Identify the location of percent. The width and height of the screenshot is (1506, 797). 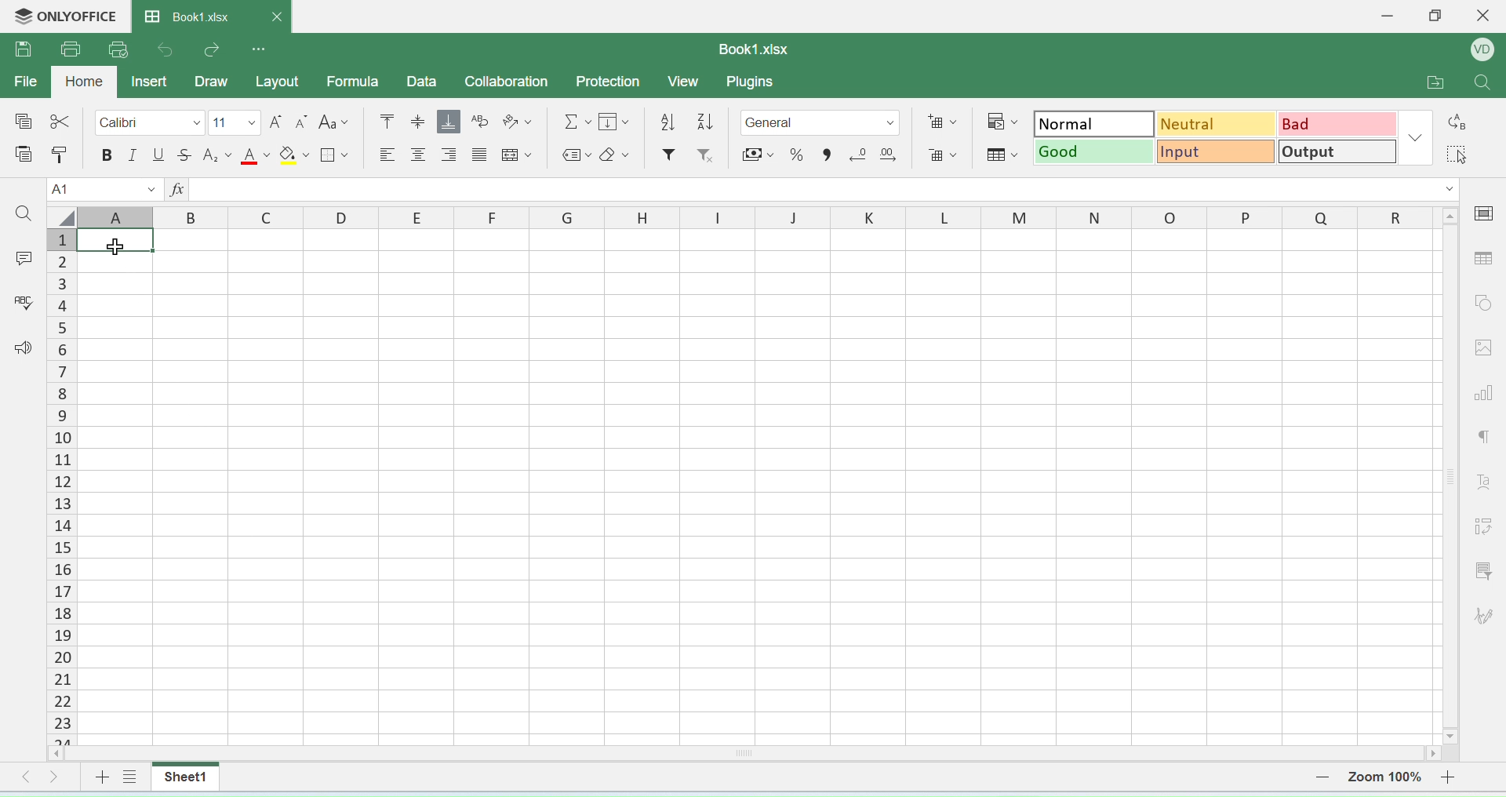
(800, 154).